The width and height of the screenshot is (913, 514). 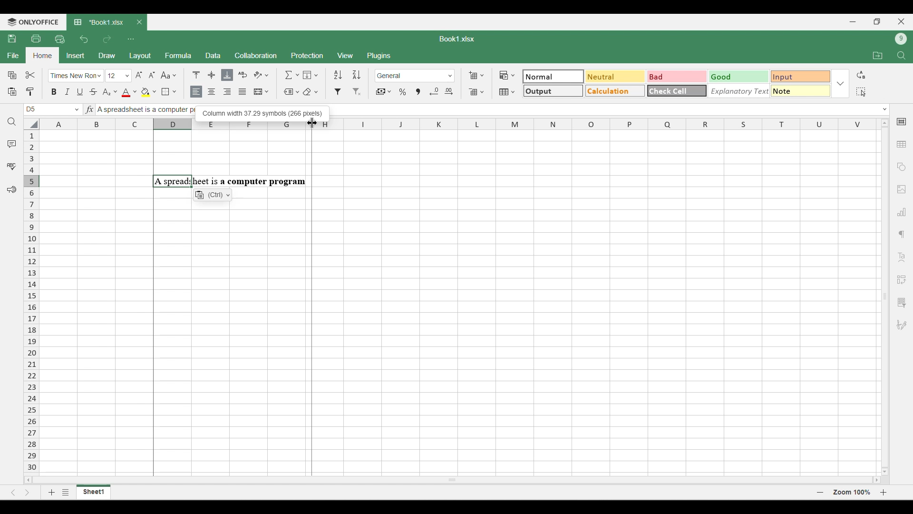 I want to click on Filter options, so click(x=348, y=92).